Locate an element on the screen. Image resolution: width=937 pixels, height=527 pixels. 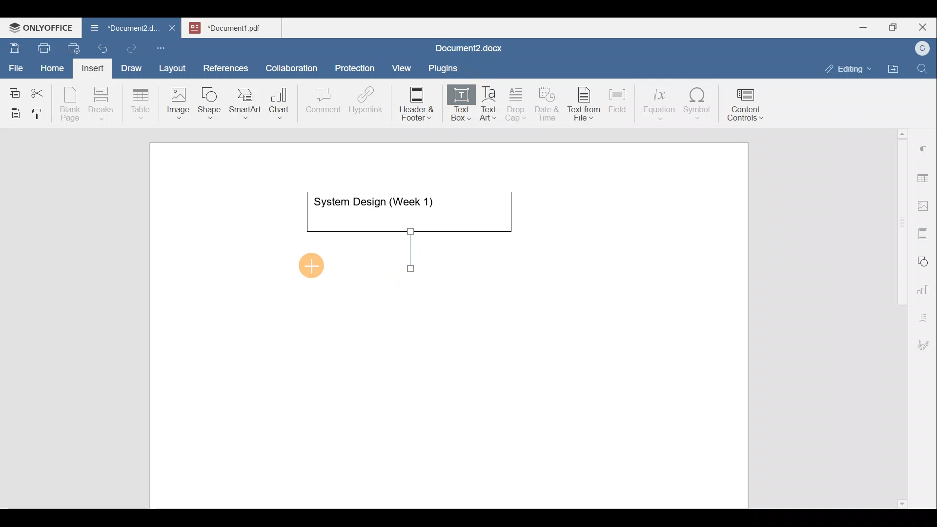
Customize quick access toolbar is located at coordinates (164, 46).